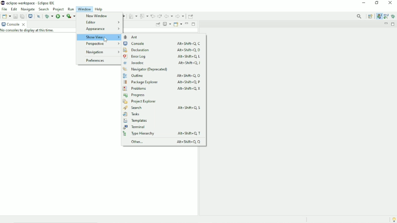 The width and height of the screenshot is (397, 223). What do you see at coordinates (99, 37) in the screenshot?
I see `Show View` at bounding box center [99, 37].